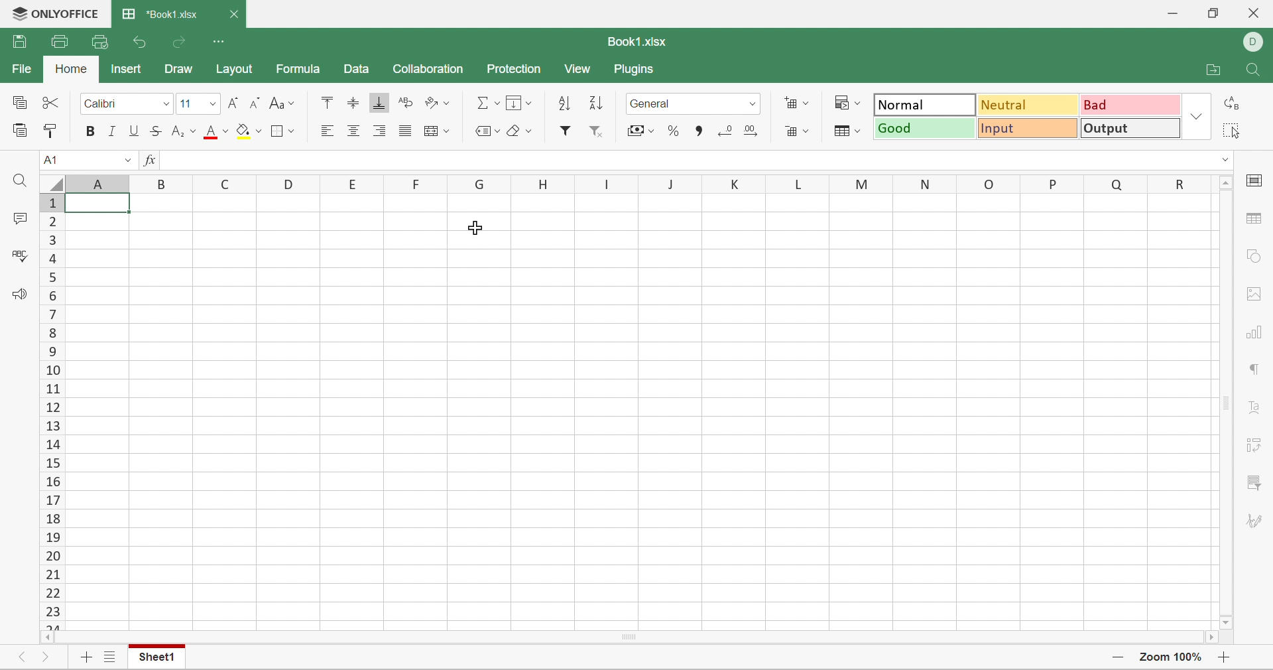 This screenshot has width=1273, height=670. I want to click on Shape settings, so click(1253, 256).